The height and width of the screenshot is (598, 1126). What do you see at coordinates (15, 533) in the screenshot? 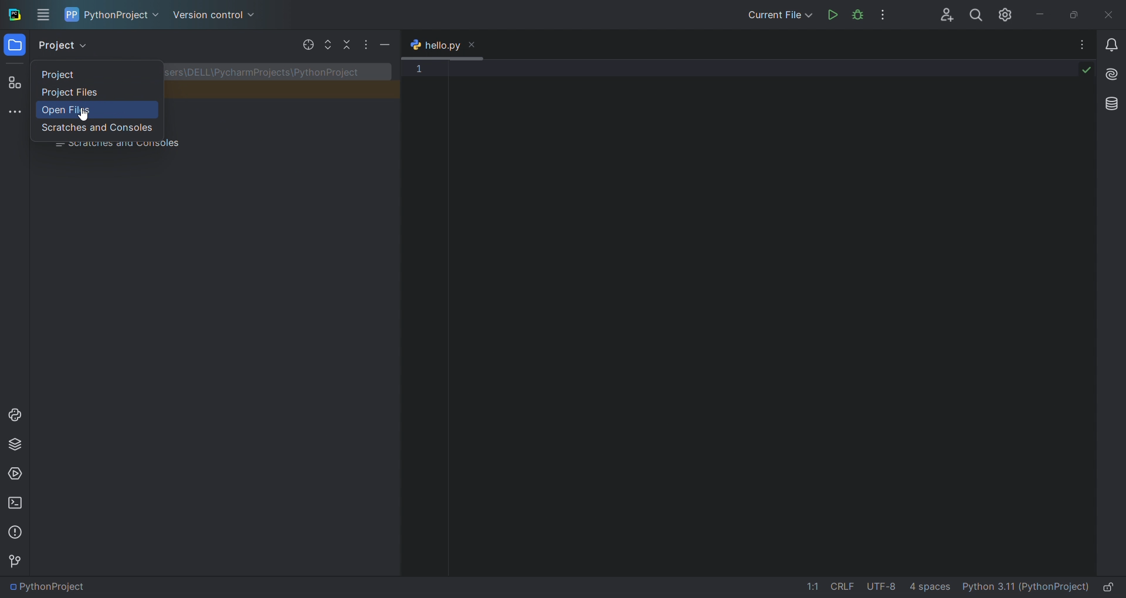
I see `problems` at bounding box center [15, 533].